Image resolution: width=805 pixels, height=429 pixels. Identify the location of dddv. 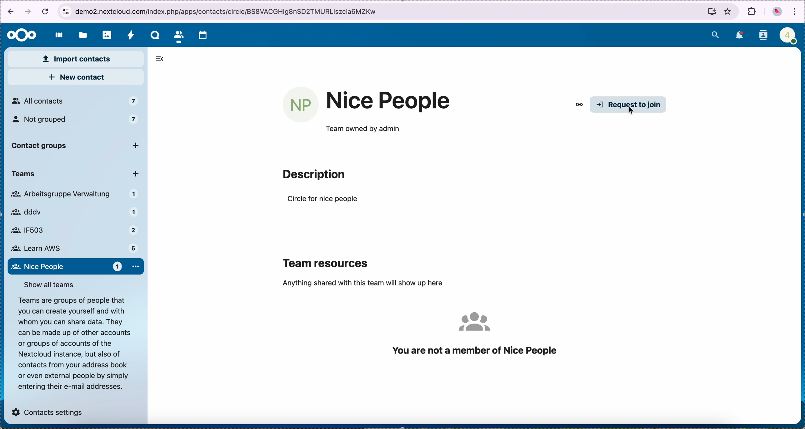
(72, 213).